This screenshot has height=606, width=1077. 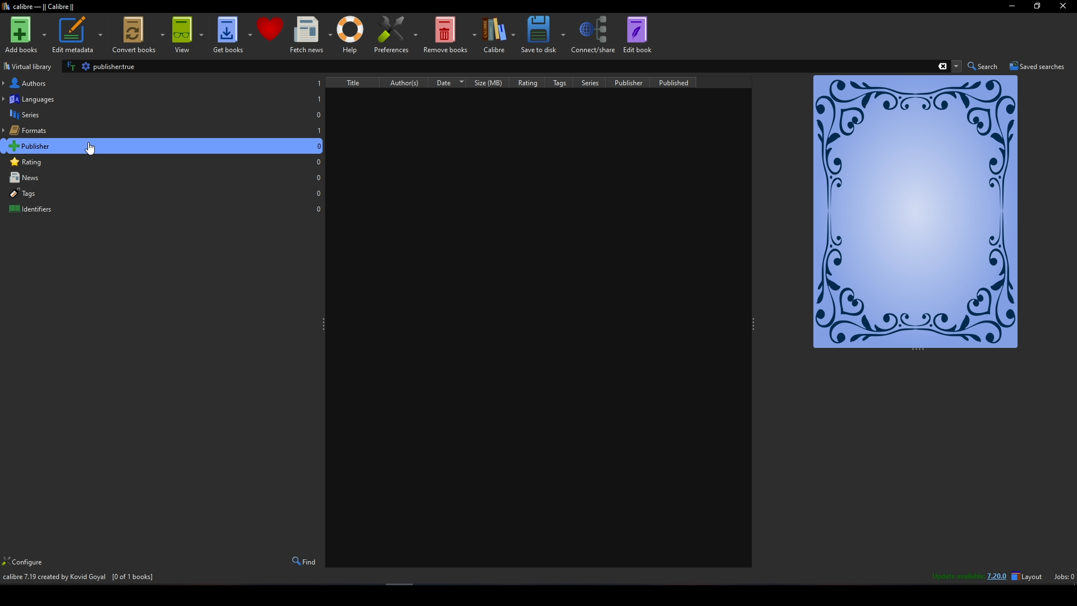 What do you see at coordinates (458, 82) in the screenshot?
I see `Date` at bounding box center [458, 82].